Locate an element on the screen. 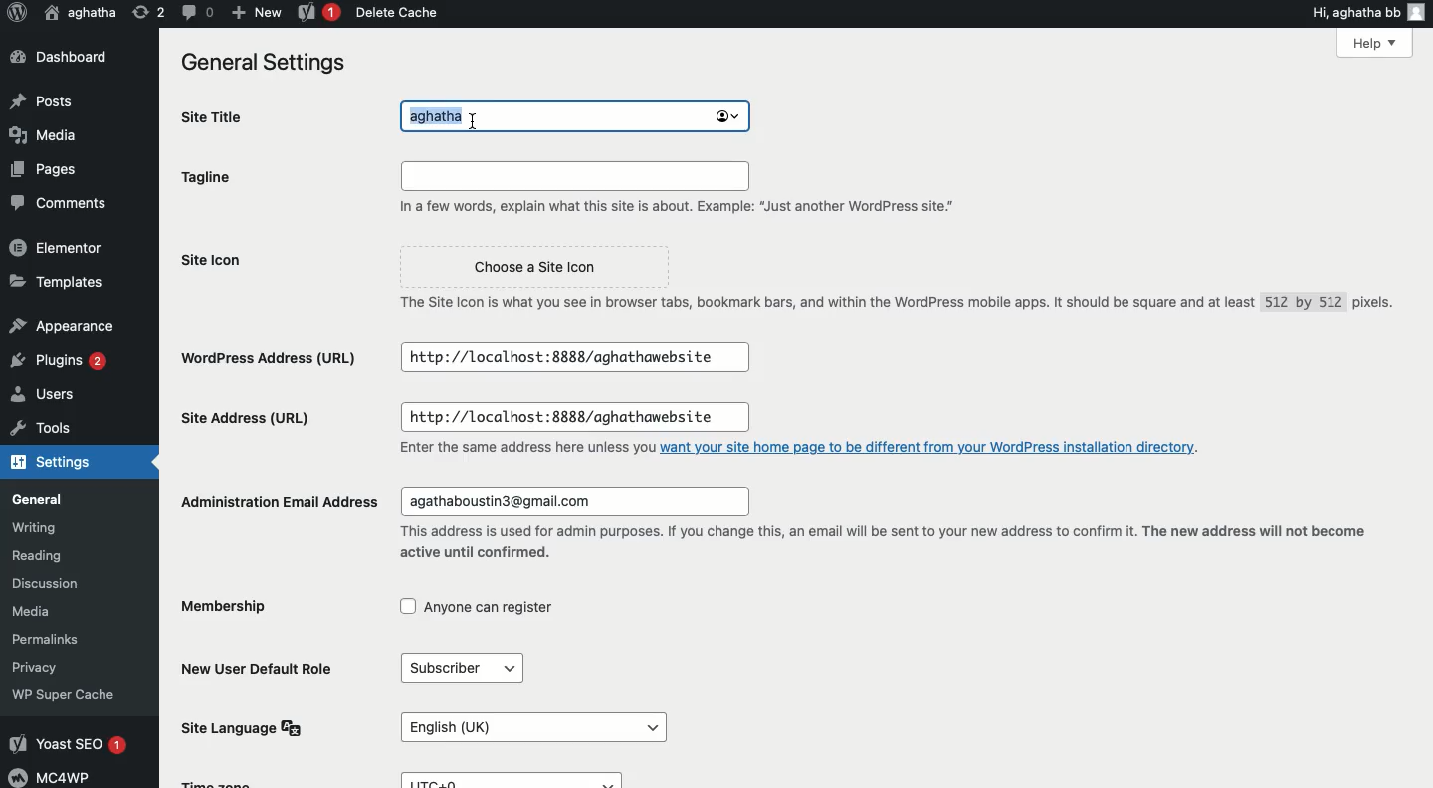 Image resolution: width=1433 pixels, height=788 pixels. Administration email address is located at coordinates (277, 498).